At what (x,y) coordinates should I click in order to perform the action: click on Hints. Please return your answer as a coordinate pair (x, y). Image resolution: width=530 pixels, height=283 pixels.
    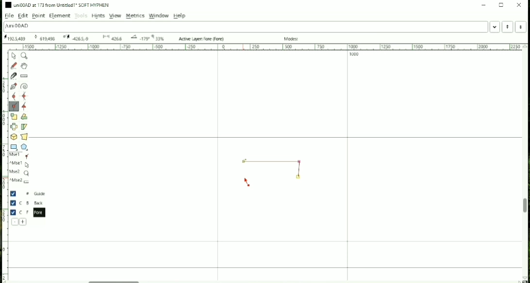
    Looking at the image, I should click on (98, 16).